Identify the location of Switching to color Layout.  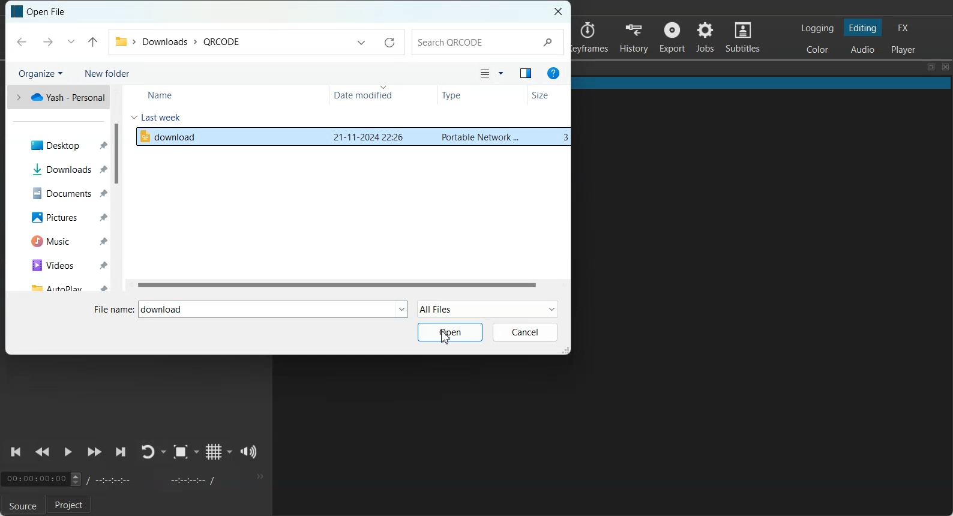
(817, 50).